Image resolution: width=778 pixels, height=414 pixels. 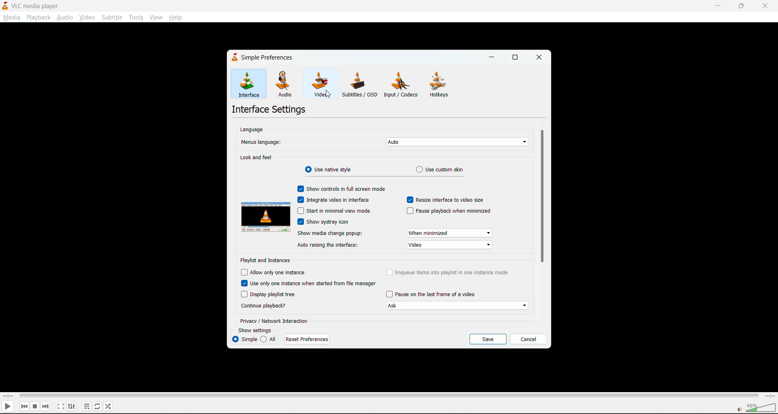 I want to click on show systray icon, so click(x=325, y=222).